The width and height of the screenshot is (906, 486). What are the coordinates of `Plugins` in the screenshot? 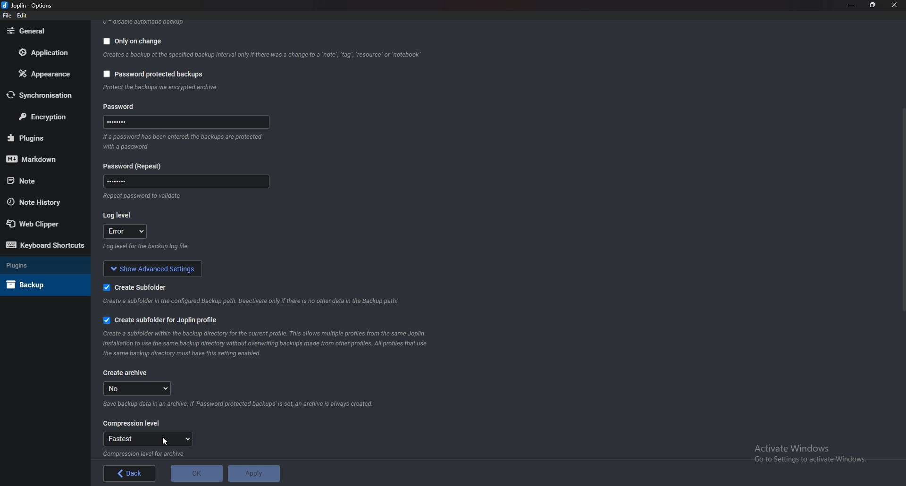 It's located at (41, 138).